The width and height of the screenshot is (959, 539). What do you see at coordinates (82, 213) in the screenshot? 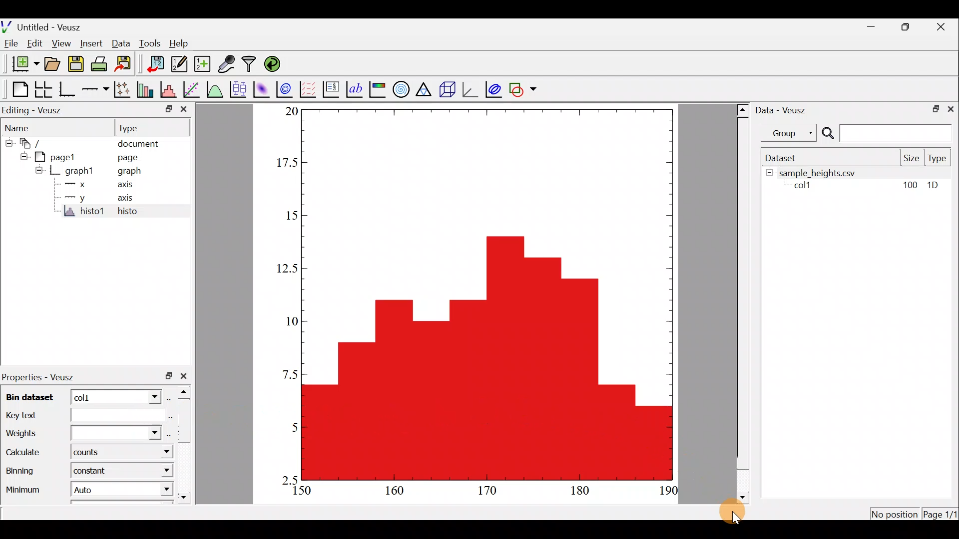
I see `histo1` at bounding box center [82, 213].